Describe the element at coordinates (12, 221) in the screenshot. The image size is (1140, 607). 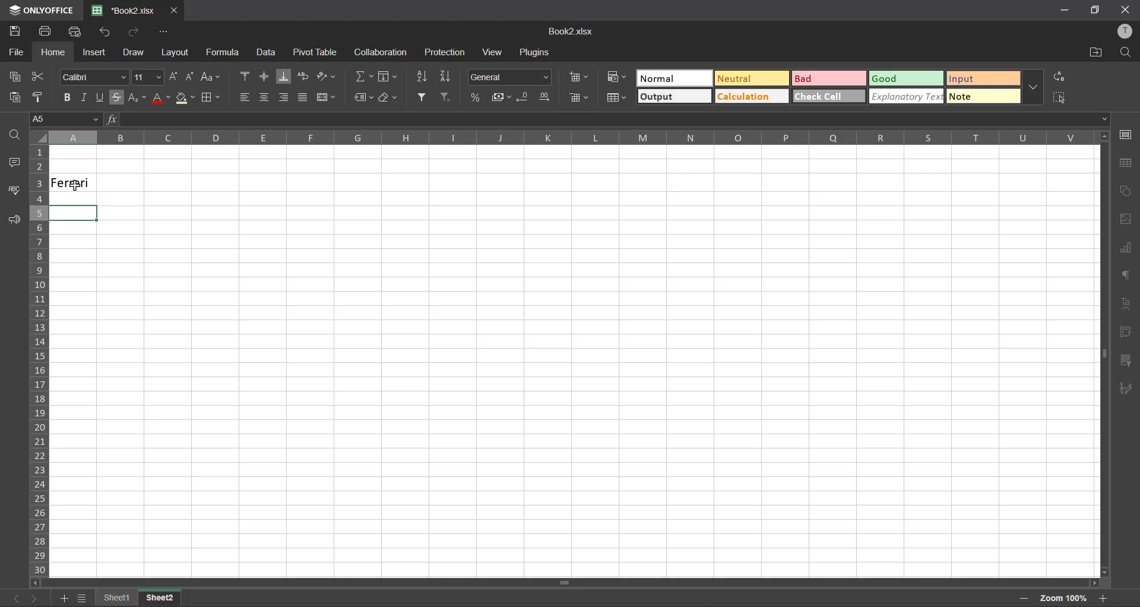
I see `feedback` at that location.